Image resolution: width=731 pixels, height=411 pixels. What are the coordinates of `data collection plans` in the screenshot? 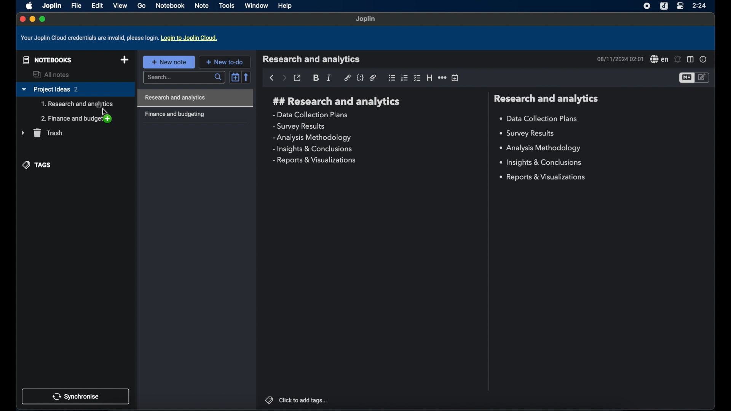 It's located at (539, 119).